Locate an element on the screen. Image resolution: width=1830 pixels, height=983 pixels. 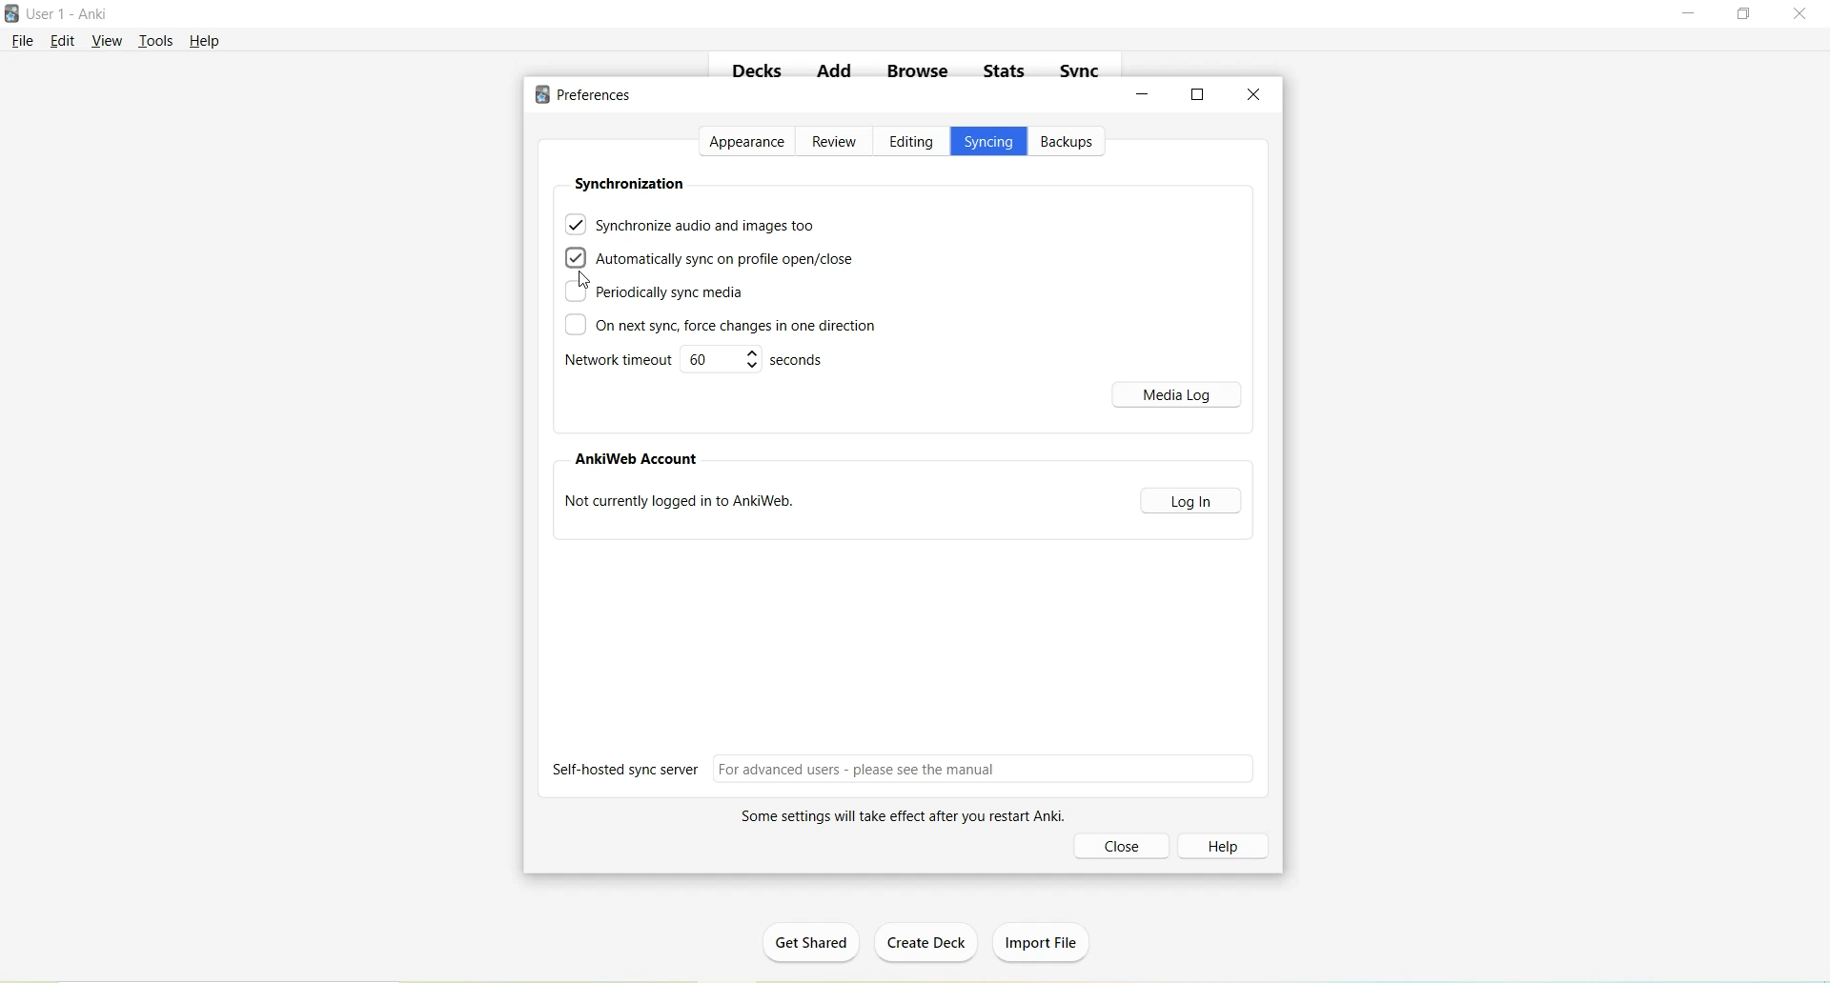
Enabled is located at coordinates (577, 255).